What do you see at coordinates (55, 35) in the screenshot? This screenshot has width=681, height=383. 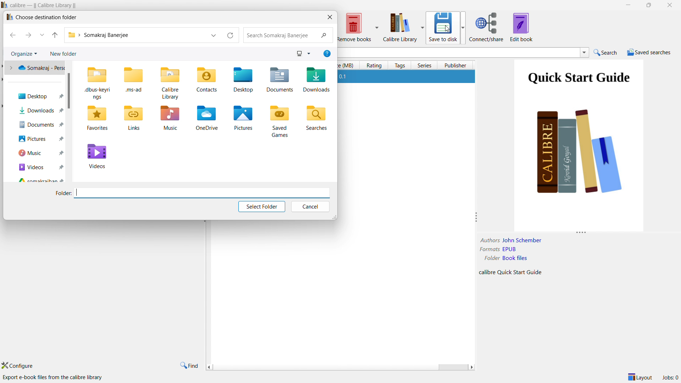 I see `go to originating folder` at bounding box center [55, 35].